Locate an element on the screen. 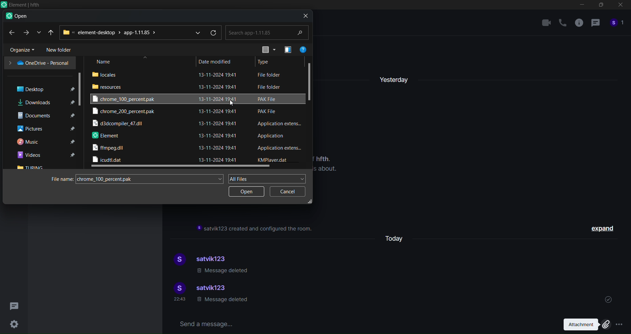 The image size is (631, 334). d3 dll is located at coordinates (119, 124).